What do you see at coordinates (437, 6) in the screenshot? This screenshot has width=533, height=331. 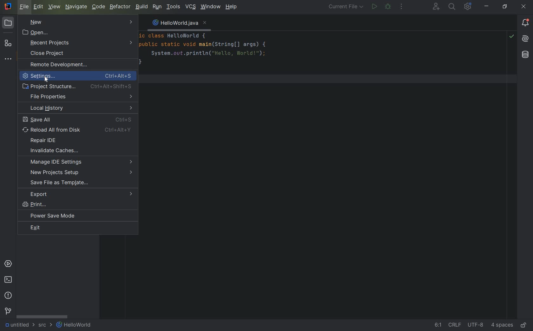 I see `CODE WITH ME` at bounding box center [437, 6].